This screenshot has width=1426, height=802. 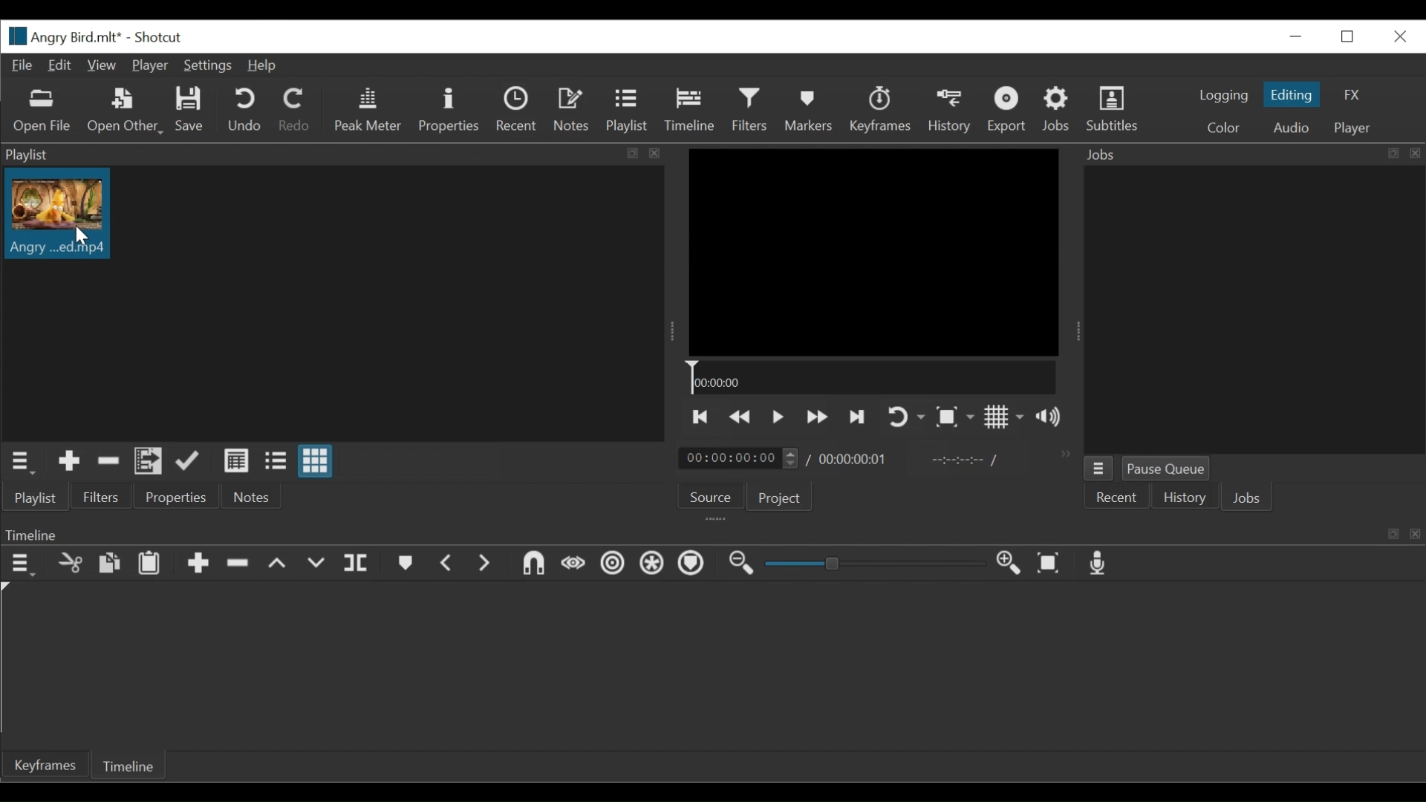 What do you see at coordinates (700, 416) in the screenshot?
I see `Skip to the previous point` at bounding box center [700, 416].